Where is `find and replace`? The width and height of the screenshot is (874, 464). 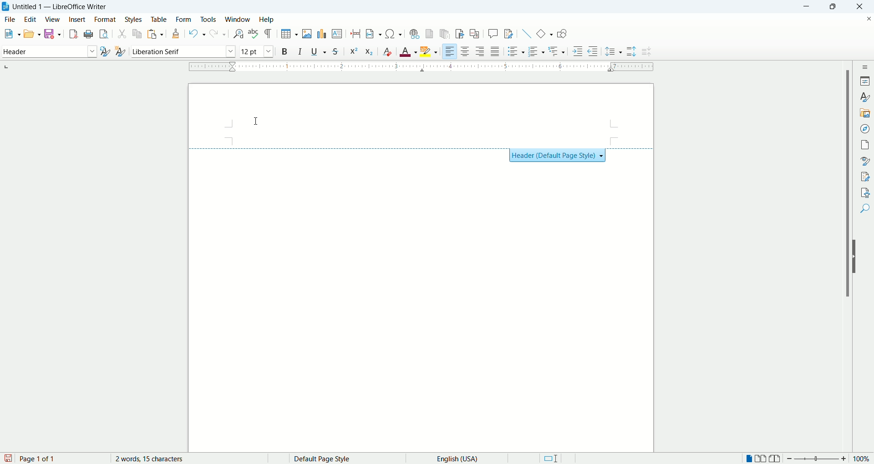 find and replace is located at coordinates (238, 34).